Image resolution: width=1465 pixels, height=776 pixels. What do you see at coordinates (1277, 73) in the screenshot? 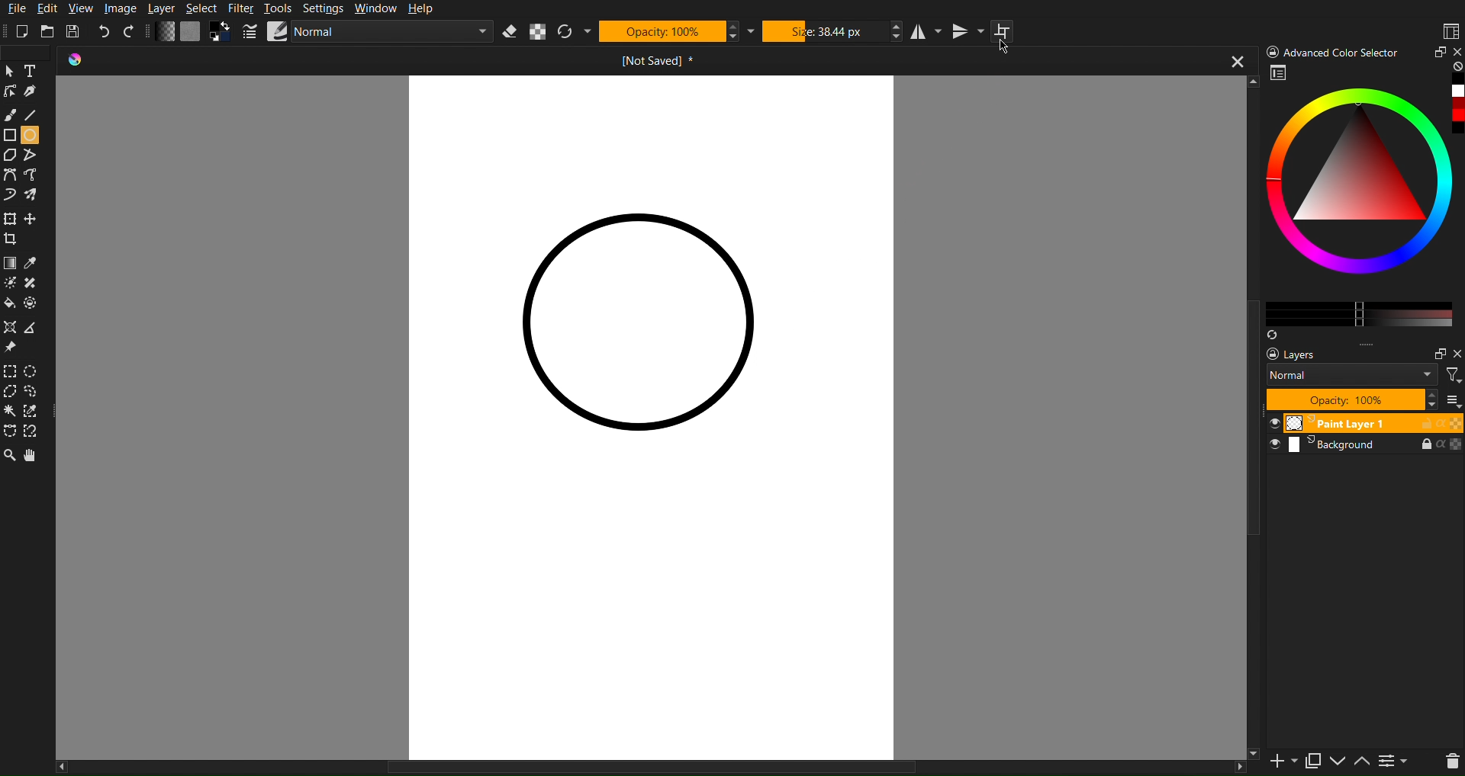
I see `workspace` at bounding box center [1277, 73].